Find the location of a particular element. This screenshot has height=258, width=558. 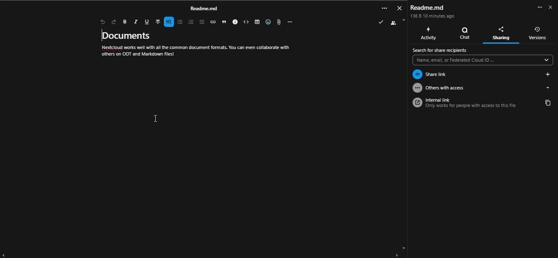

H1 is located at coordinates (169, 22).